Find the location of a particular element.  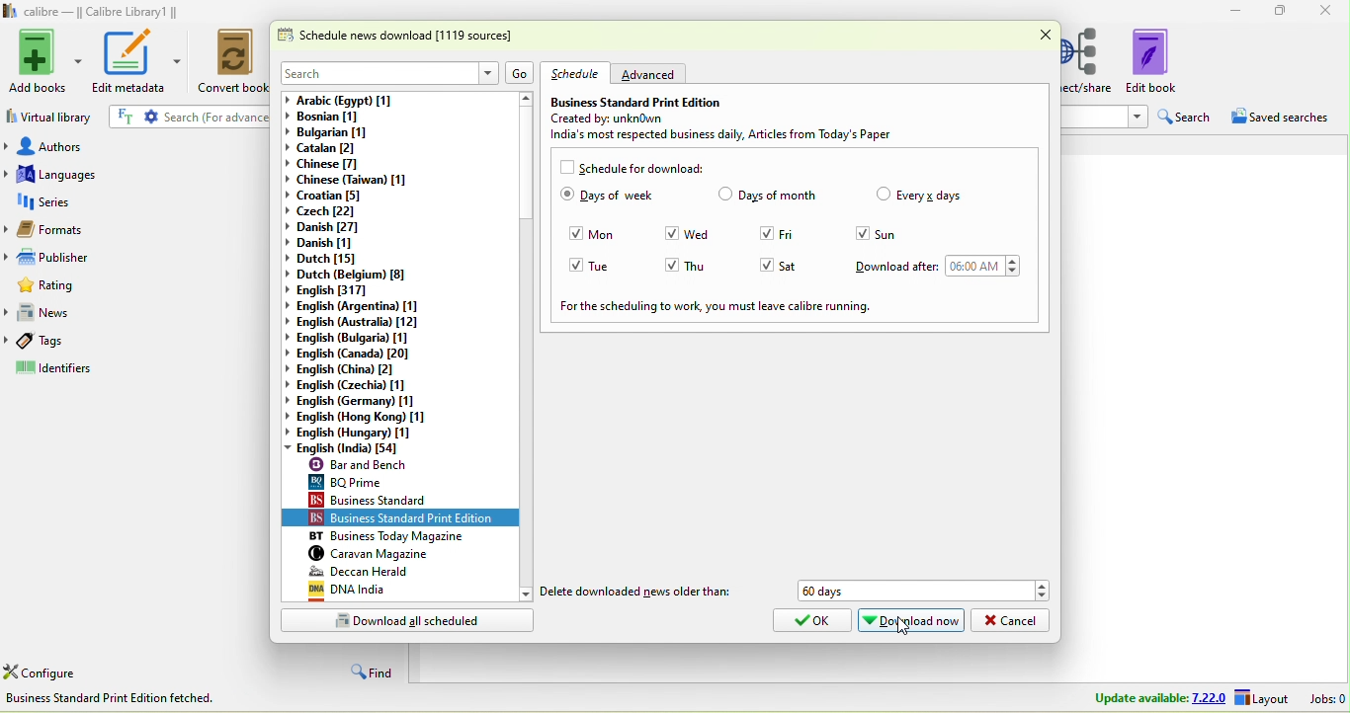

english (bulgaria)[1] is located at coordinates (360, 338).